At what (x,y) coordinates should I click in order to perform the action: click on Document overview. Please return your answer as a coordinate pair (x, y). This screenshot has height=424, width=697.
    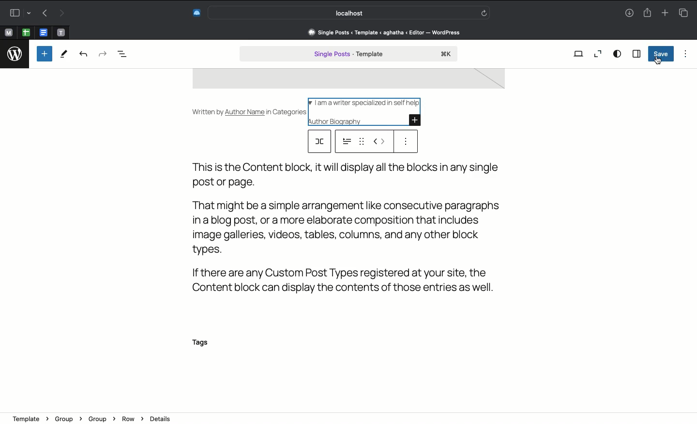
    Looking at the image, I should click on (127, 54).